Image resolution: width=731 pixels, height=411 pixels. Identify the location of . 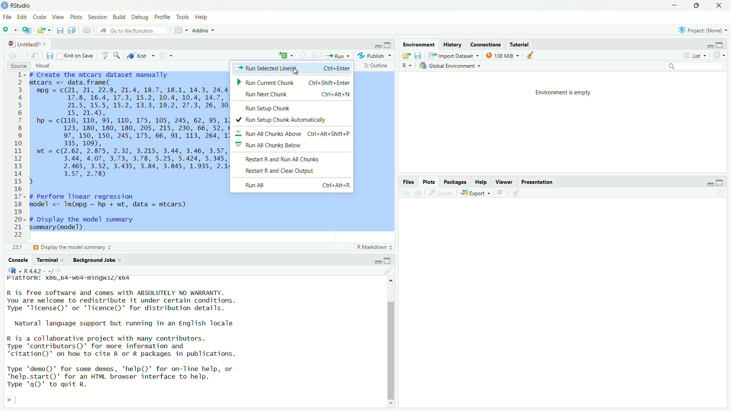
(270, 146).